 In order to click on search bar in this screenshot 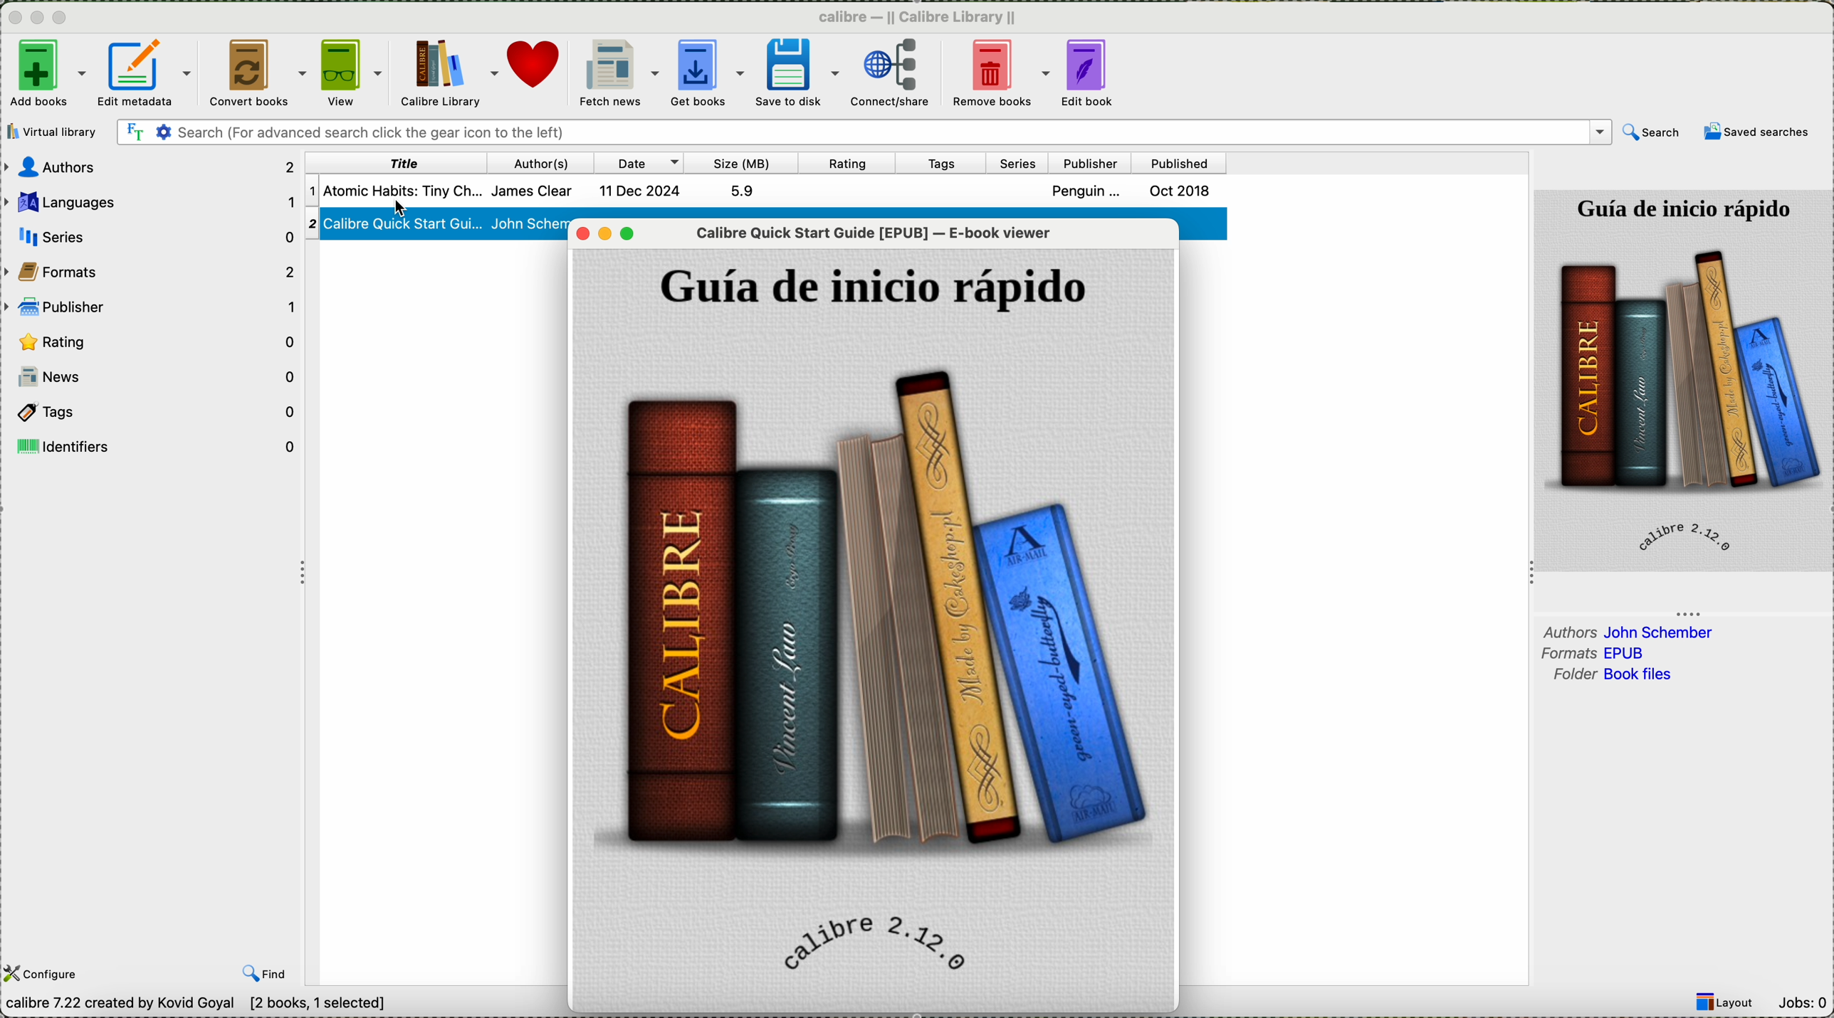, I will do `click(861, 130)`.